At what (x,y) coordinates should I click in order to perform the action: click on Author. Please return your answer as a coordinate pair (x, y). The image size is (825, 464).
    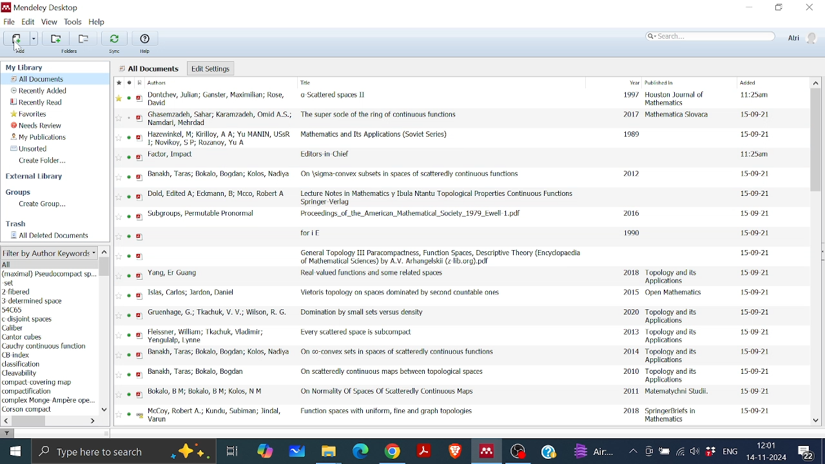
    Looking at the image, I should click on (206, 391).